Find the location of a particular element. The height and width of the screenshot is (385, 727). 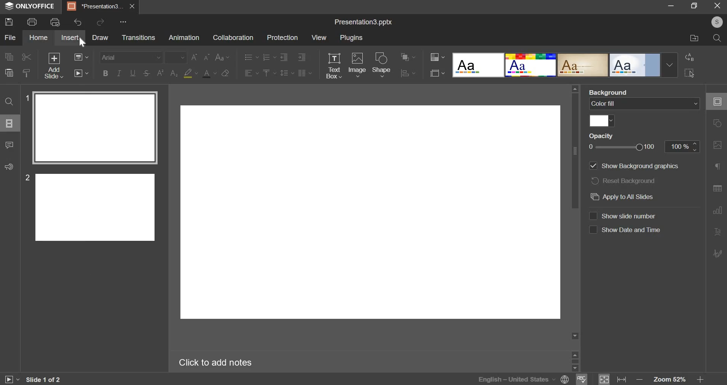

app name is located at coordinates (30, 8).